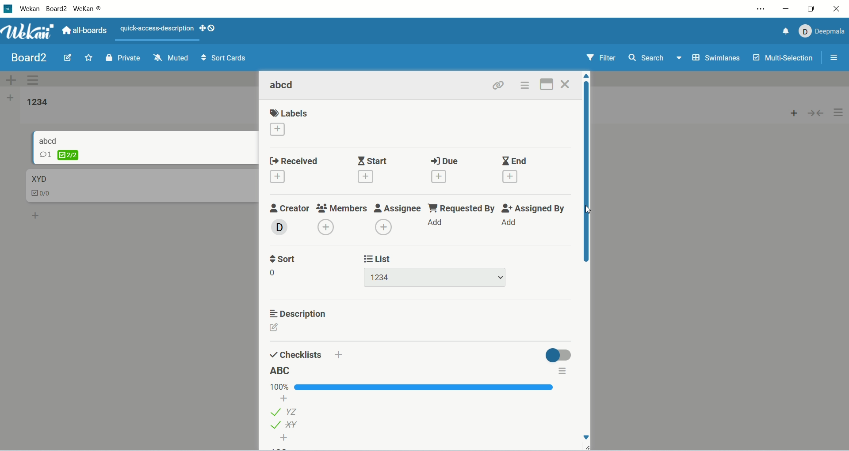 Image resolution: width=849 pixels, height=451 pixels. Describe the element at coordinates (290, 113) in the screenshot. I see `labels` at that location.